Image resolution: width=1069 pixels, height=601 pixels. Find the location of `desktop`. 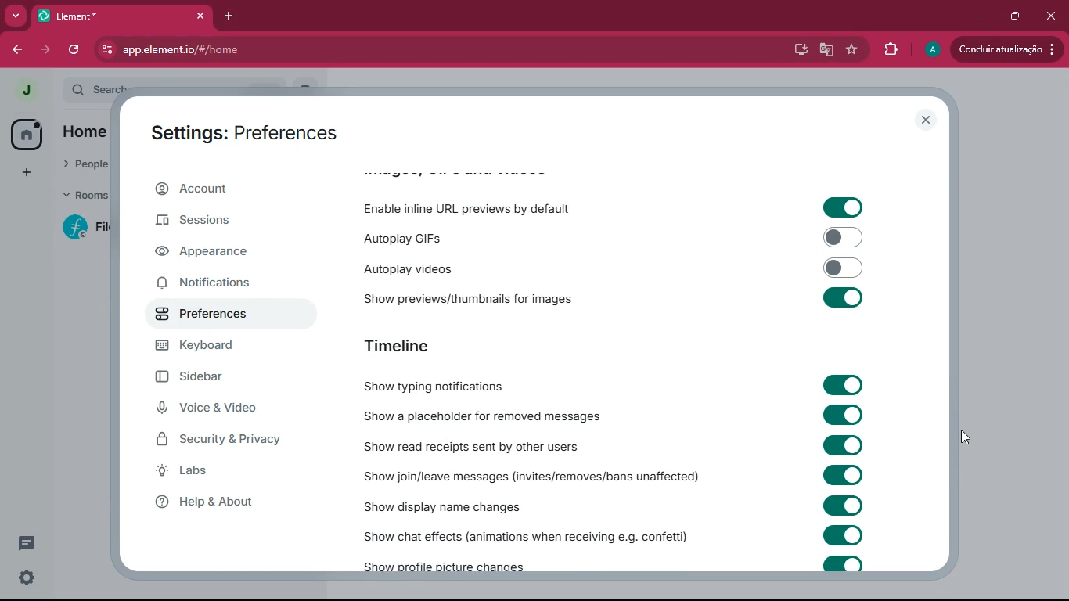

desktop is located at coordinates (799, 50).